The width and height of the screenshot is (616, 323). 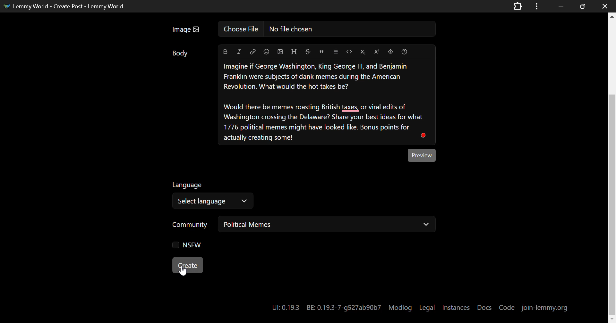 What do you see at coordinates (225, 51) in the screenshot?
I see `Bold` at bounding box center [225, 51].